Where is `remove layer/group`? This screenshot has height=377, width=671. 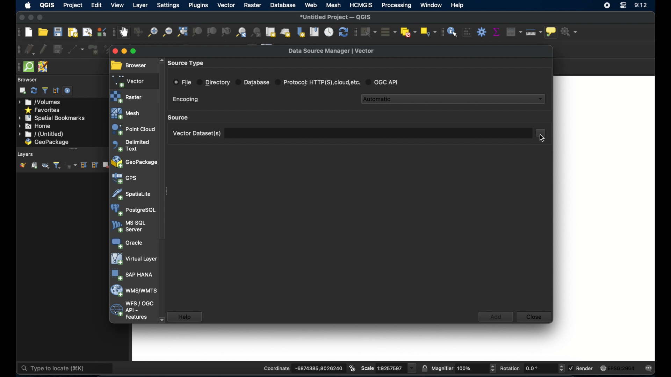
remove layer/group is located at coordinates (106, 165).